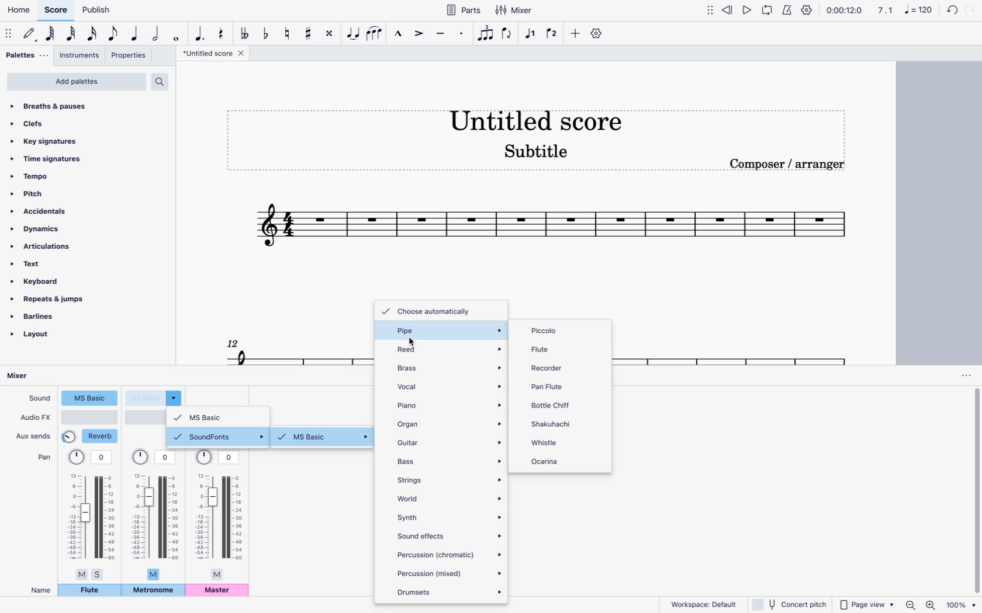 This screenshot has width=982, height=613. I want to click on synth, so click(451, 517).